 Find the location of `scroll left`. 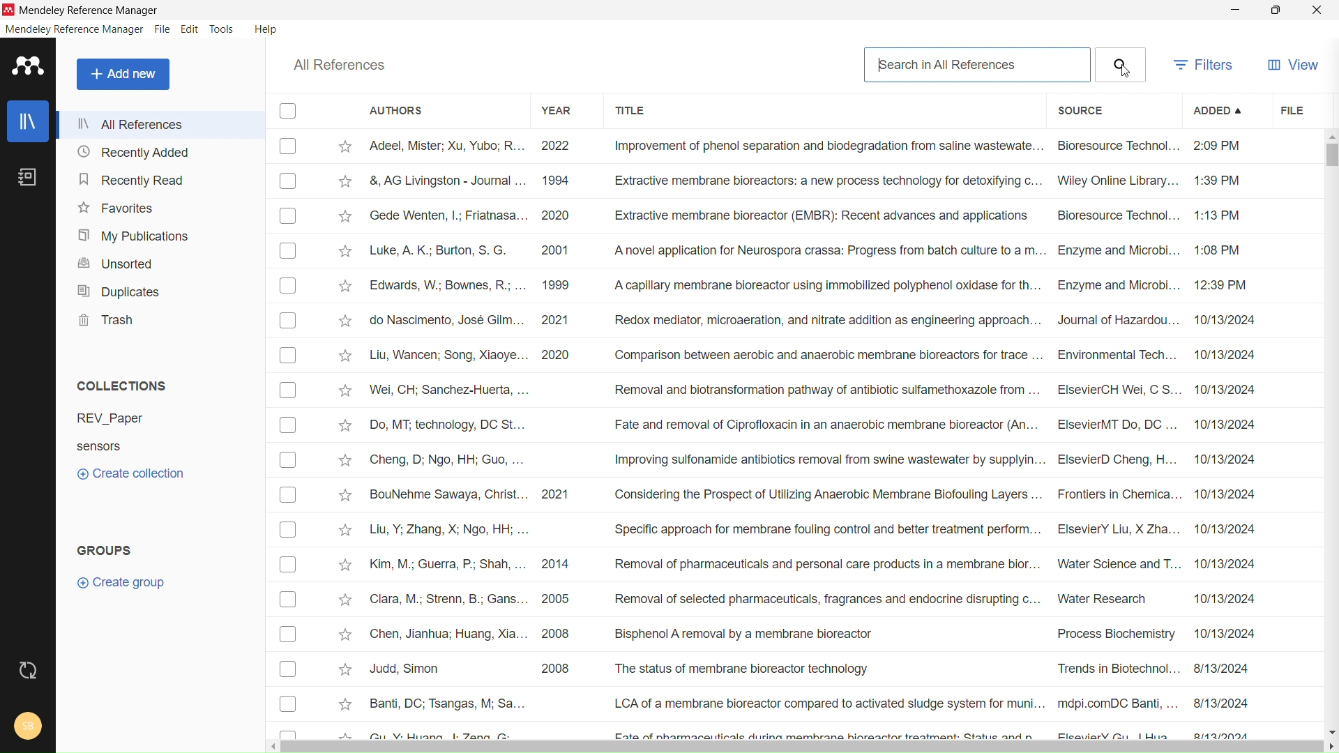

scroll left is located at coordinates (272, 745).